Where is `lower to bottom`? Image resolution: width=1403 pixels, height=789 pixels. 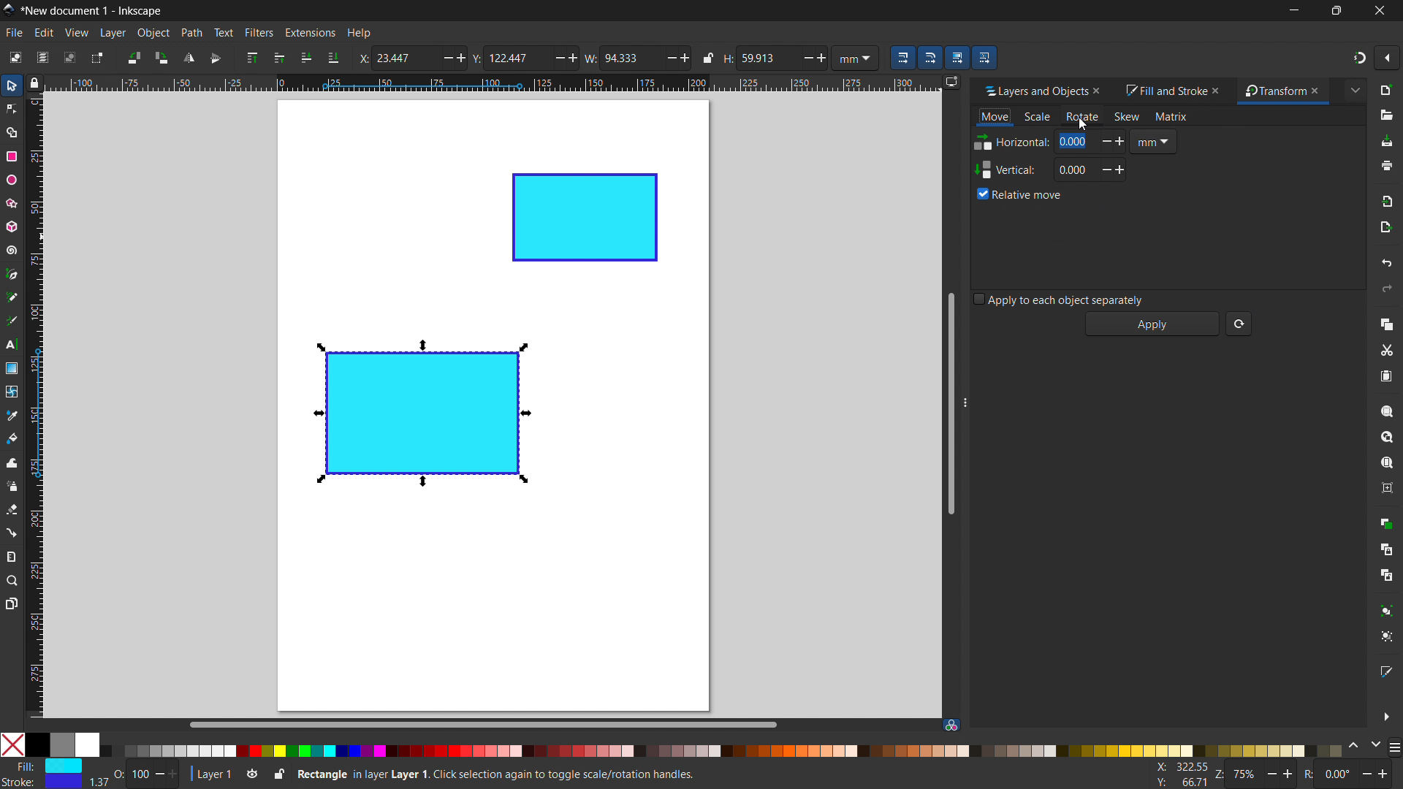
lower to bottom is located at coordinates (333, 58).